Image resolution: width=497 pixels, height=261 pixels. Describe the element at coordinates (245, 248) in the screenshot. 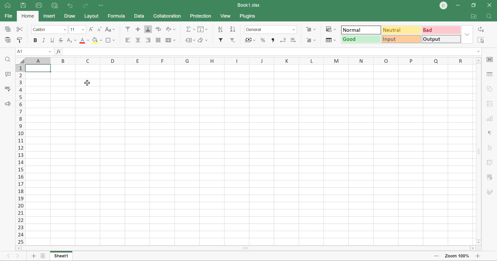

I see `Scroll Bar` at that location.